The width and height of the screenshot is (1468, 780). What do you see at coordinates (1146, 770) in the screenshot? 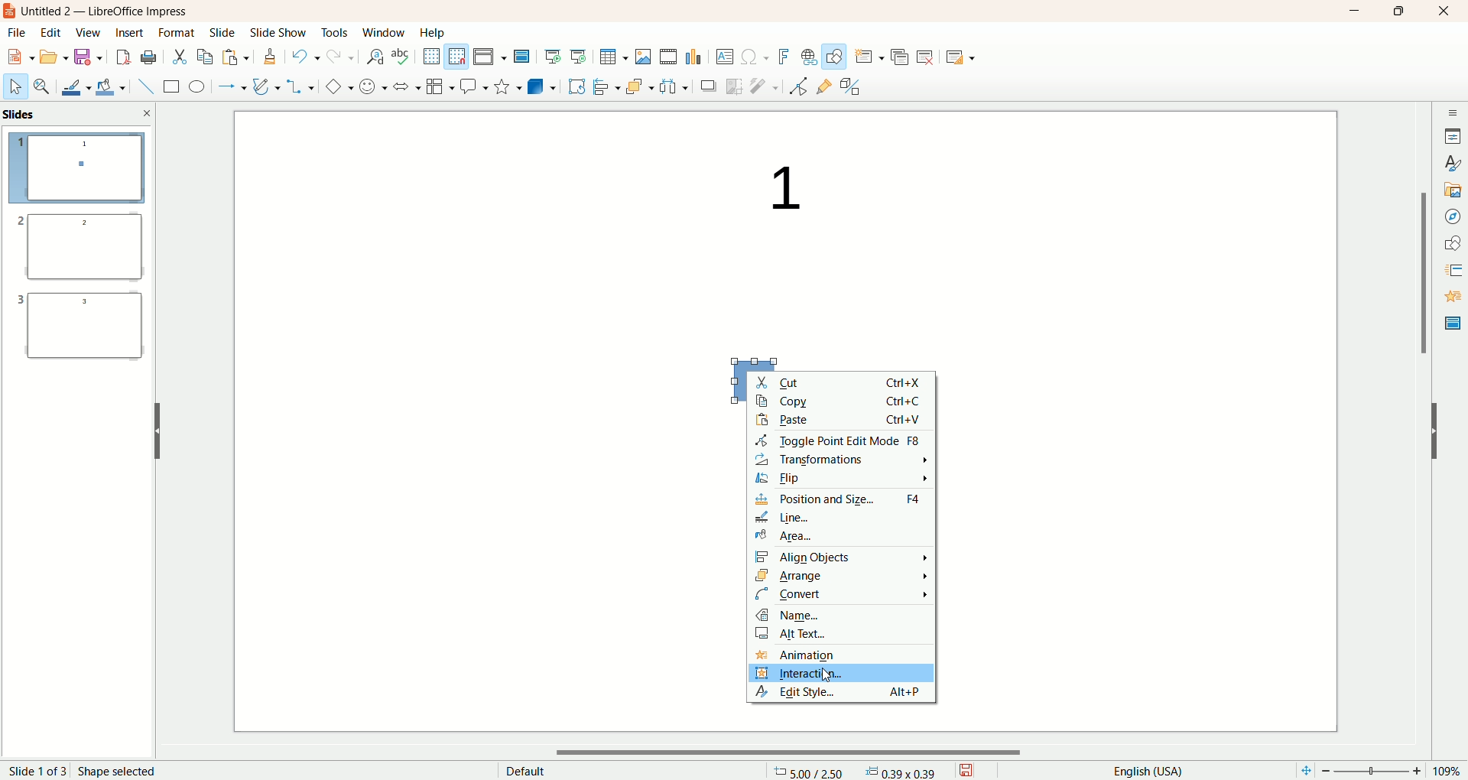
I see `english` at bounding box center [1146, 770].